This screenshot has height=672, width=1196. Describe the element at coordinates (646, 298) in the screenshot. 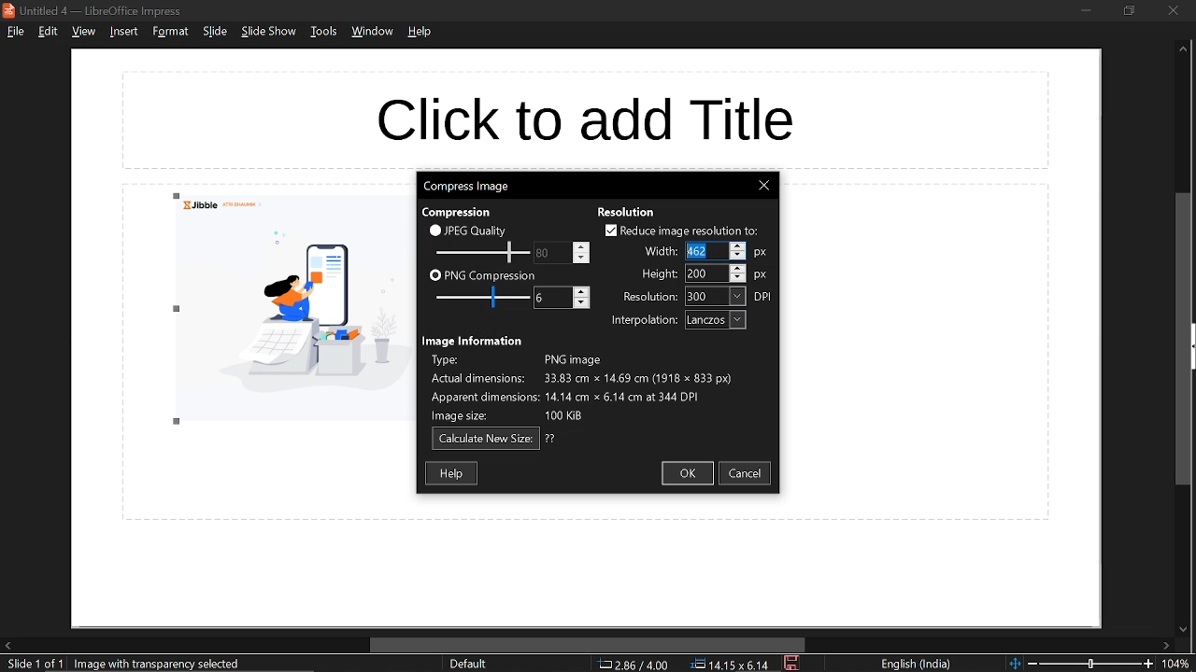

I see `resolution` at that location.